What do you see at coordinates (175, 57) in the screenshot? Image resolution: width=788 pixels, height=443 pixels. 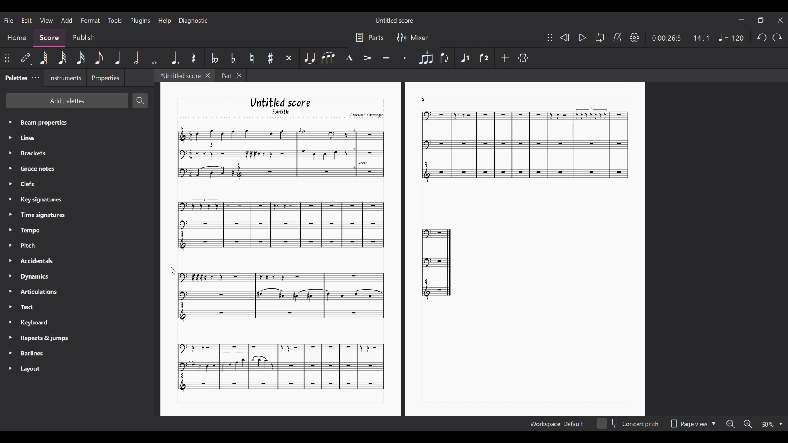 I see `Augmentation dot` at bounding box center [175, 57].